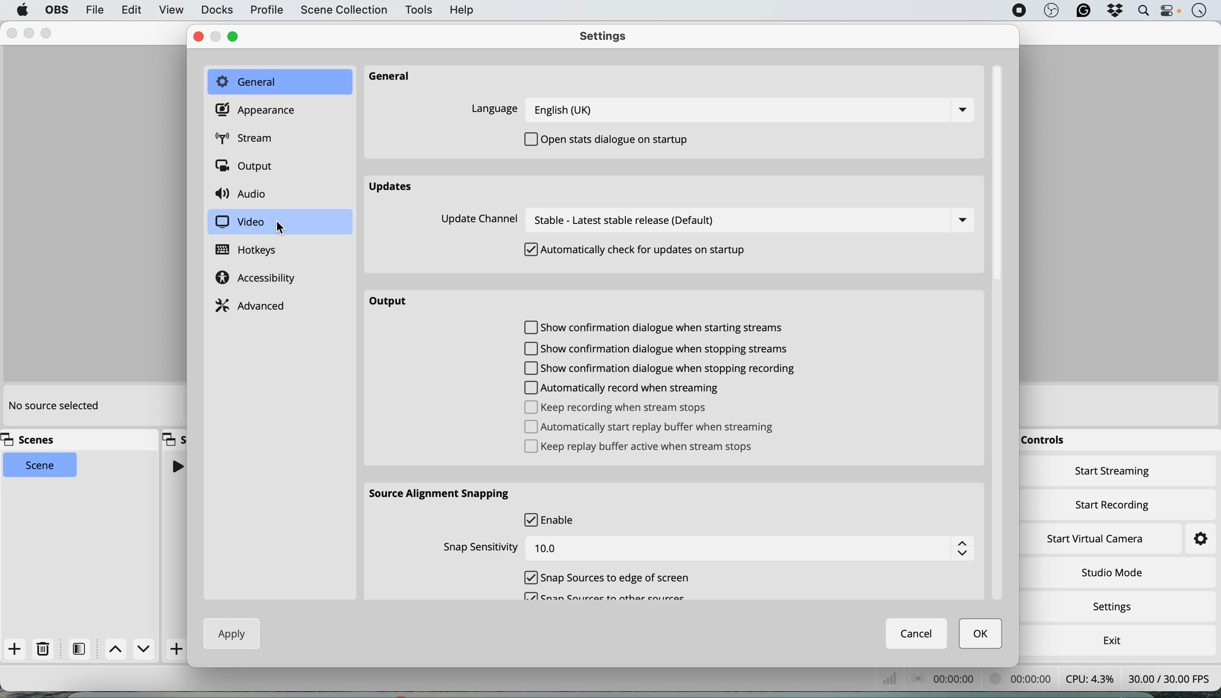  What do you see at coordinates (1191, 539) in the screenshot?
I see `settings` at bounding box center [1191, 539].